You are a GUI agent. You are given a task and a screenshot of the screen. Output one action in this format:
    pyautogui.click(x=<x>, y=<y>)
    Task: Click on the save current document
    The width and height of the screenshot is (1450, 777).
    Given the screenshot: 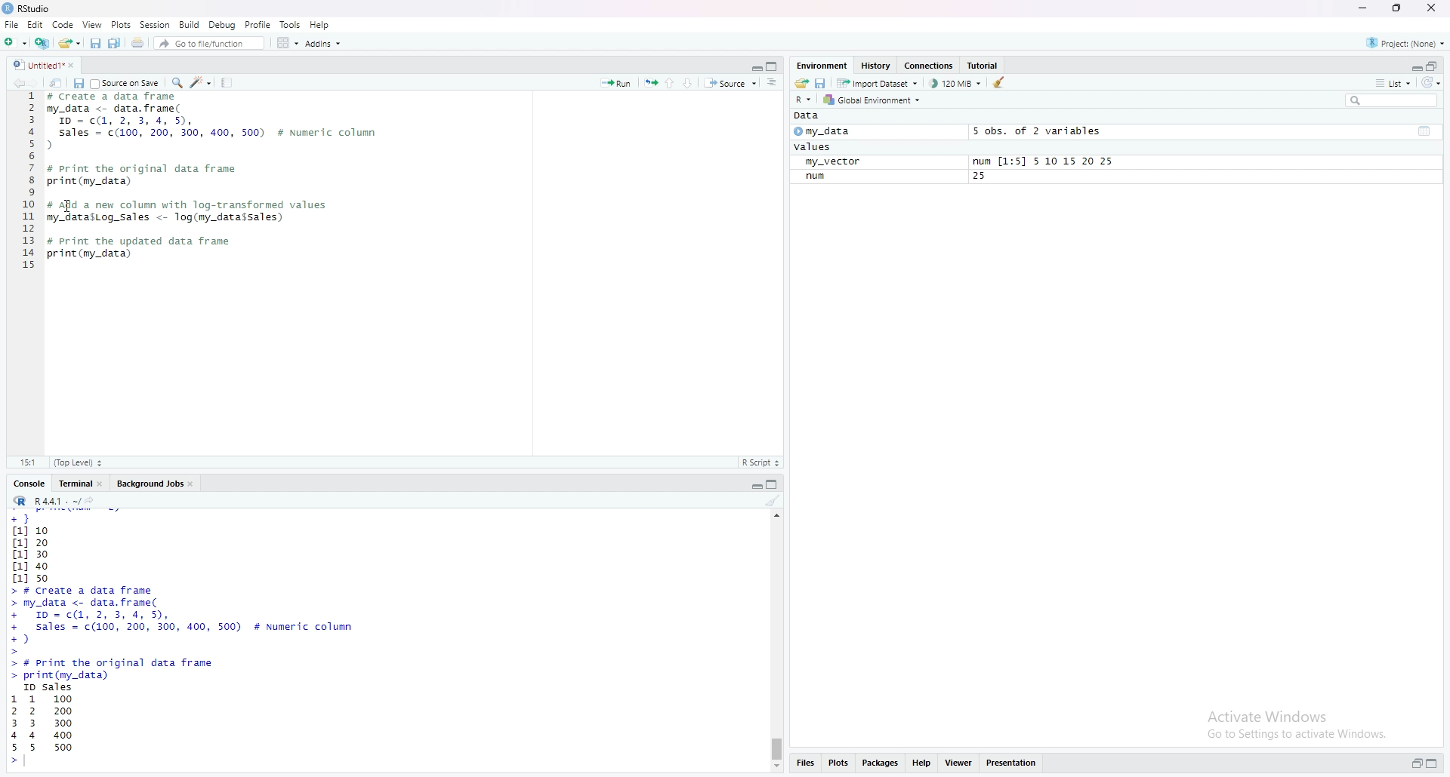 What is the action you would take?
    pyautogui.click(x=79, y=84)
    